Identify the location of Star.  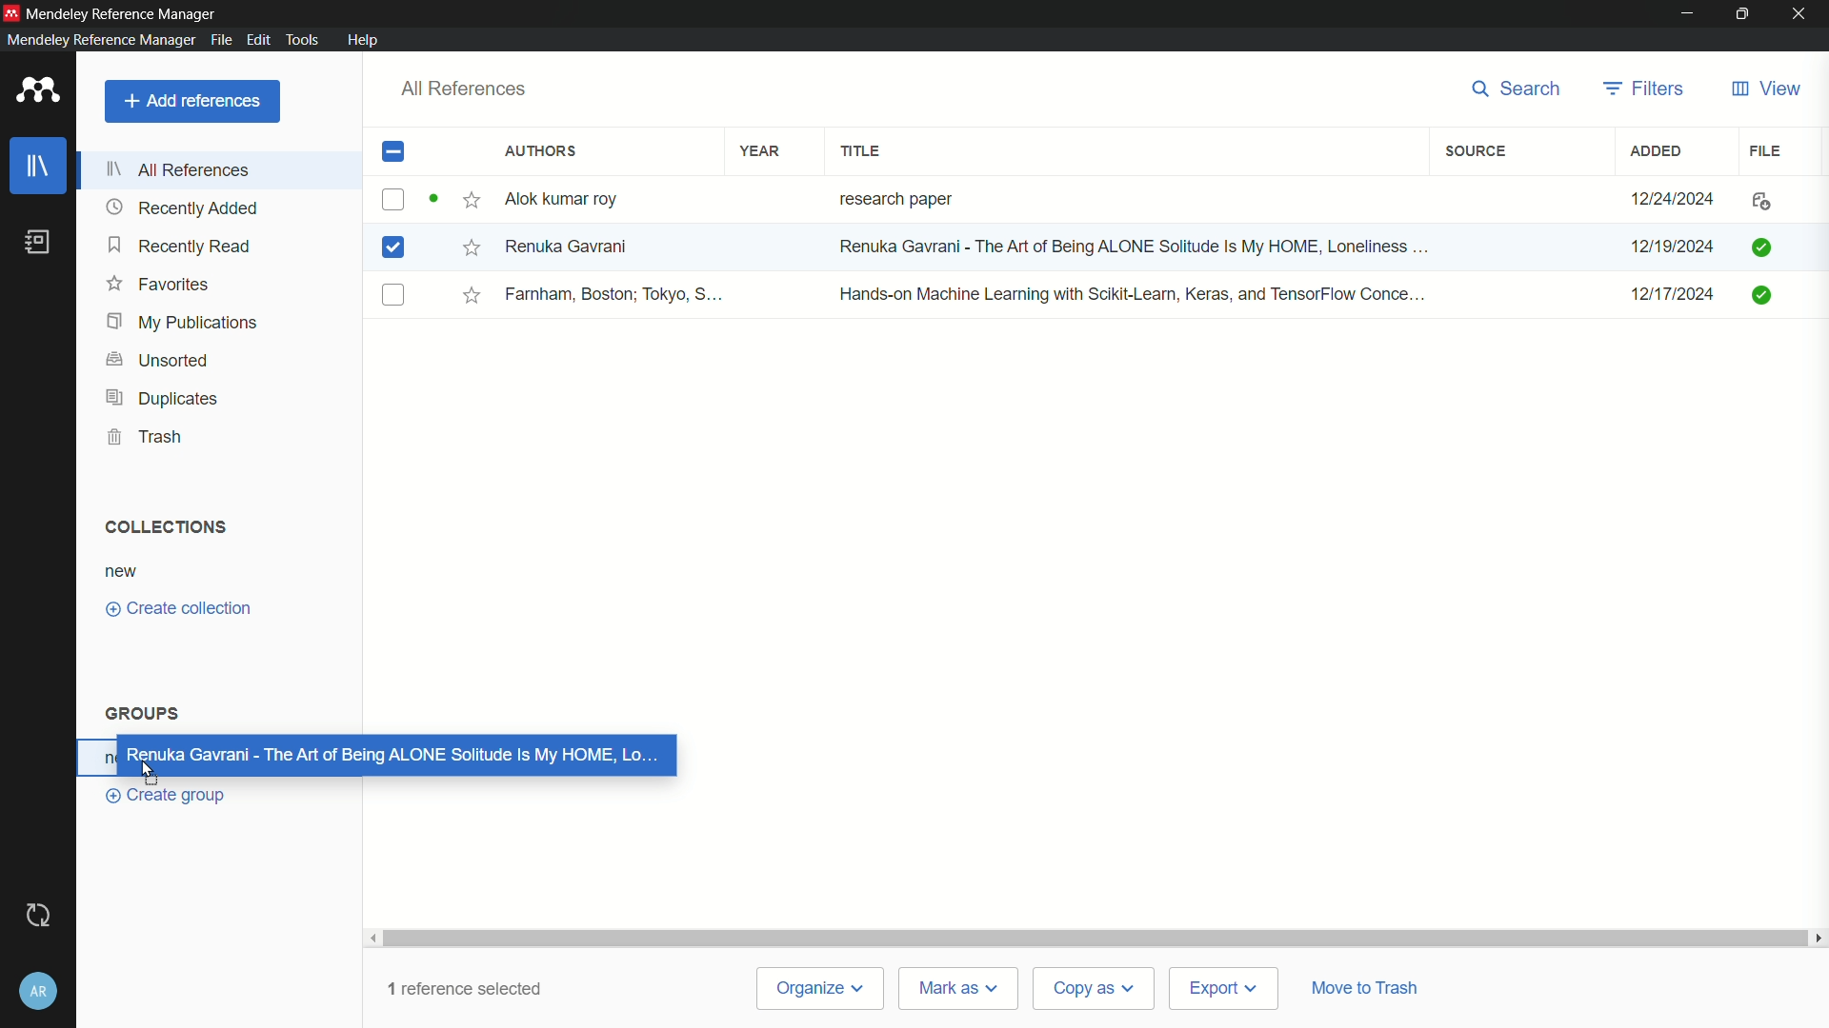
(470, 247).